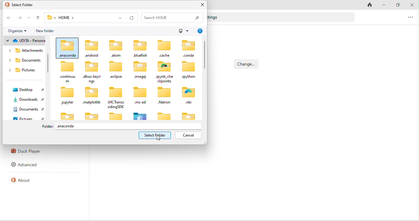 This screenshot has height=221, width=419. Describe the element at coordinates (24, 40) in the screenshot. I see `udita personal` at that location.